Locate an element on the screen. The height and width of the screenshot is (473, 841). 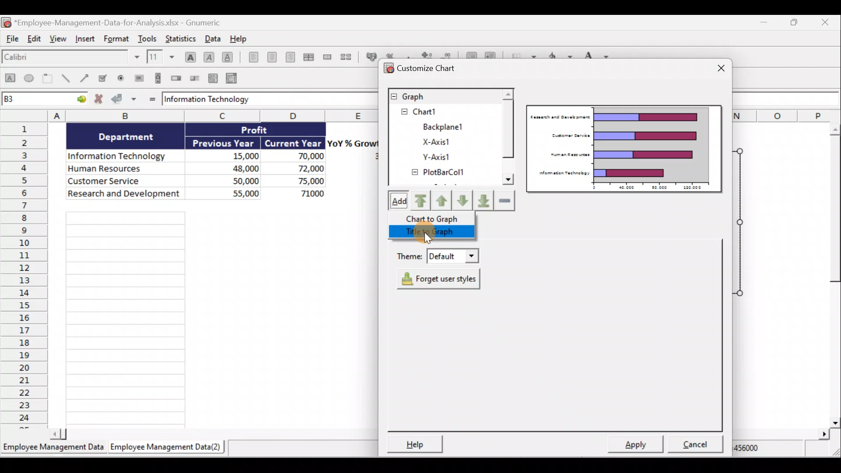
50,000 is located at coordinates (237, 180).